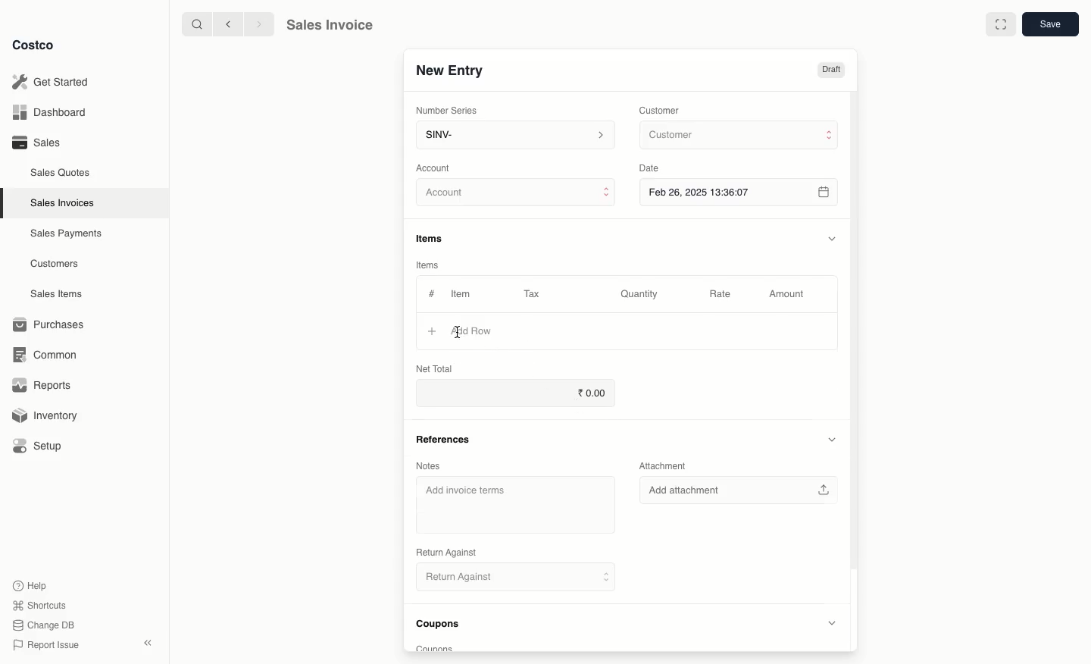 The image size is (1091, 664). Describe the element at coordinates (1052, 26) in the screenshot. I see `Save` at that location.